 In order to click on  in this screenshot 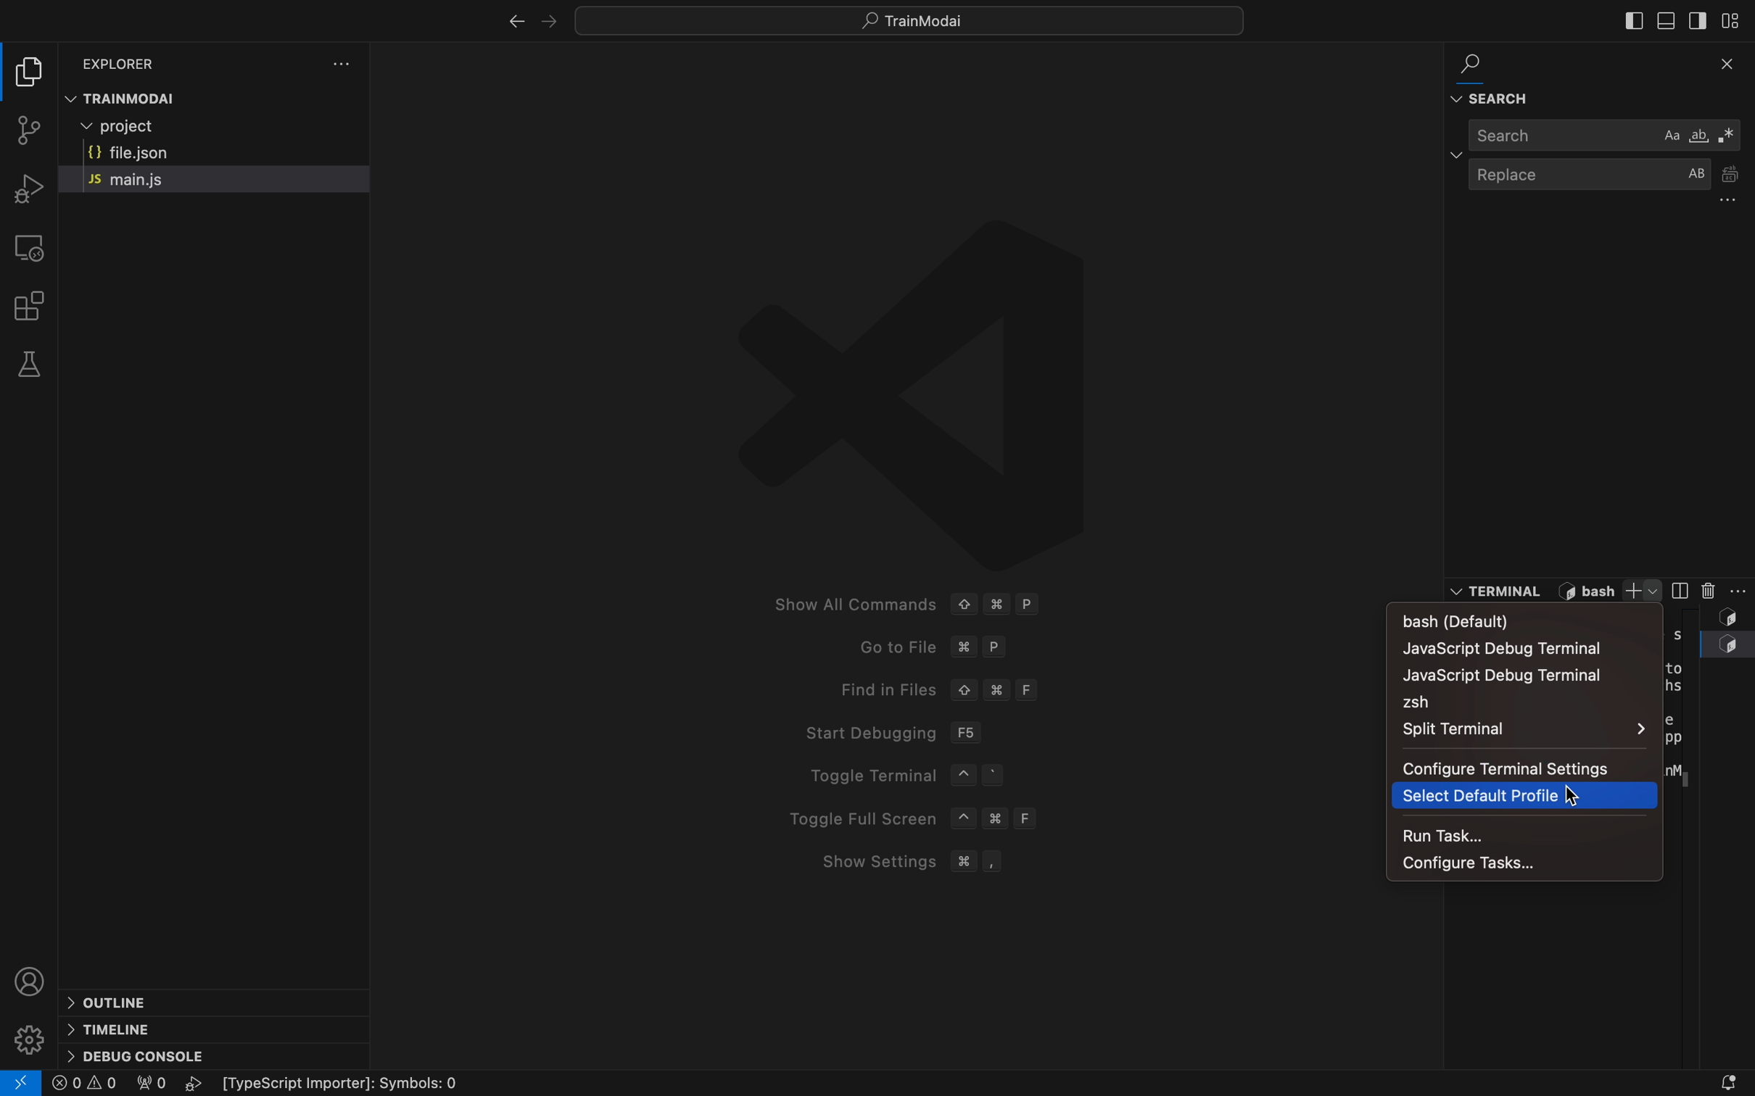, I will do `click(1527, 730)`.